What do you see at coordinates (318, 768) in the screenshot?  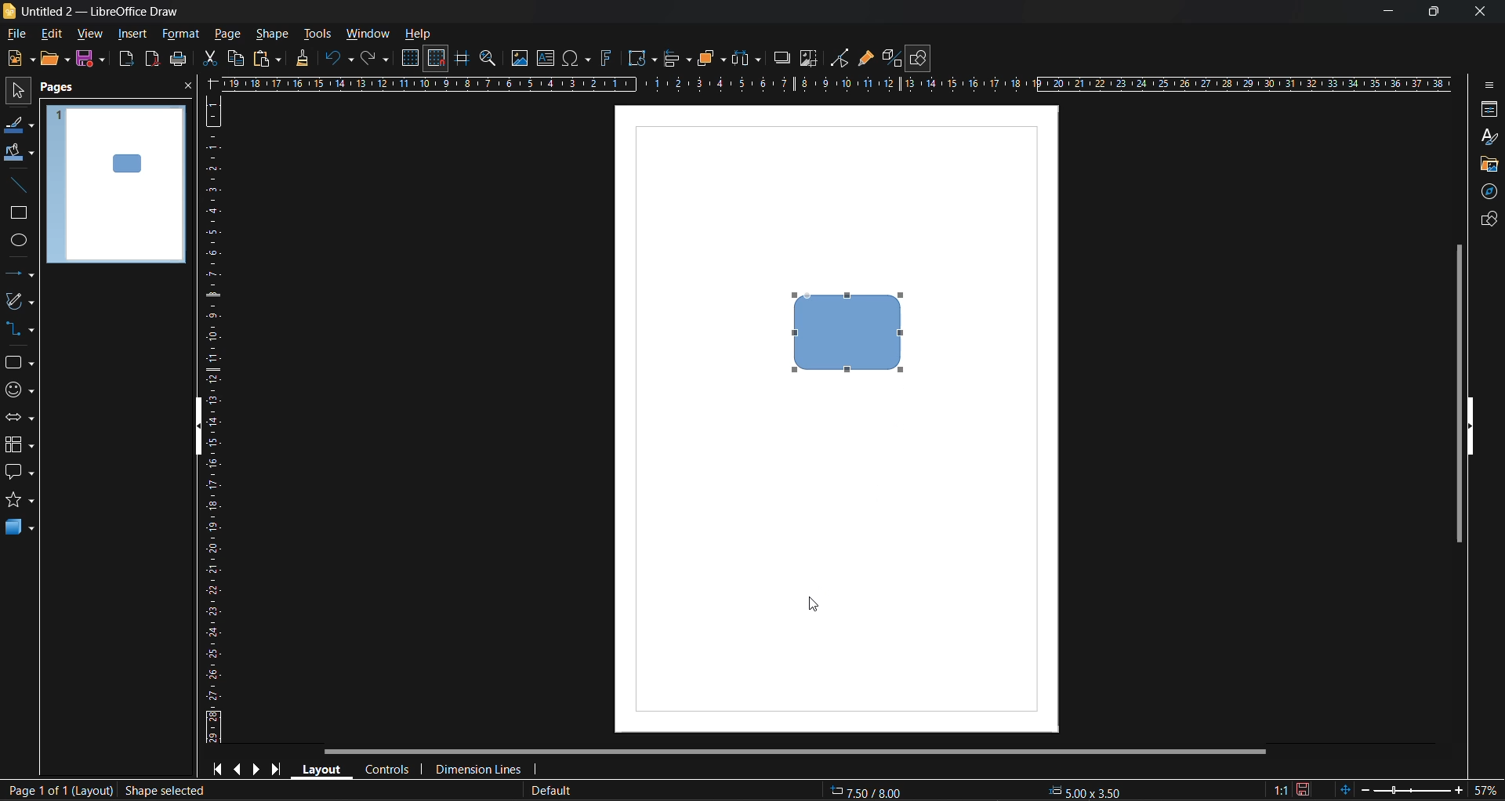 I see `layout` at bounding box center [318, 768].